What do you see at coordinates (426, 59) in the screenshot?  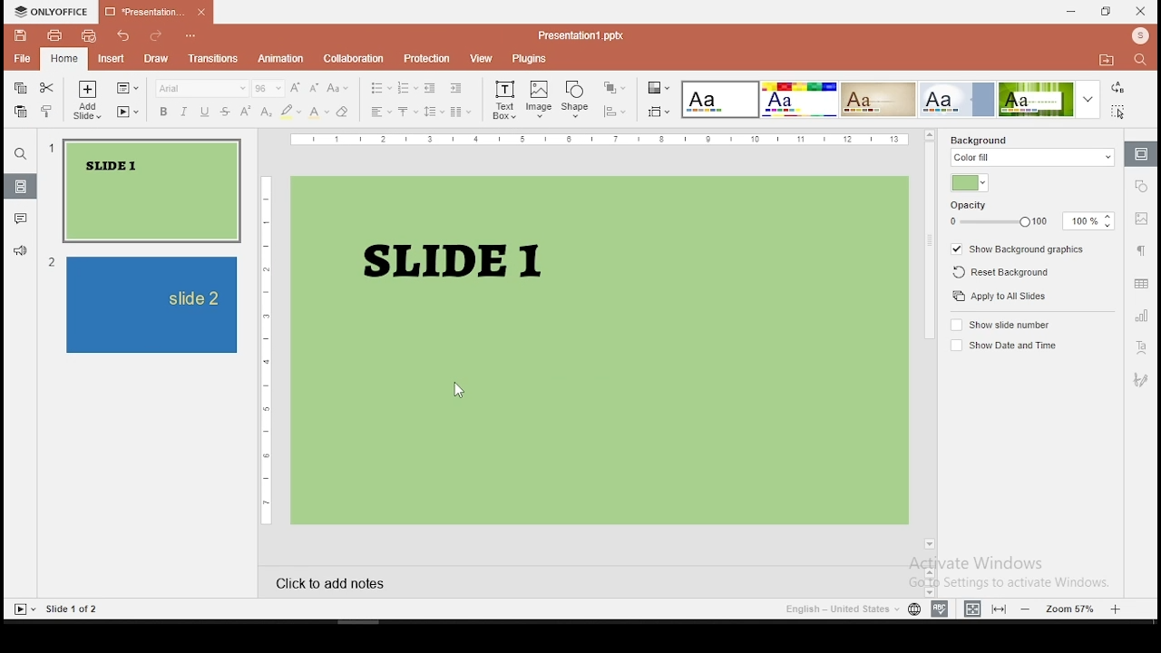 I see `protection` at bounding box center [426, 59].